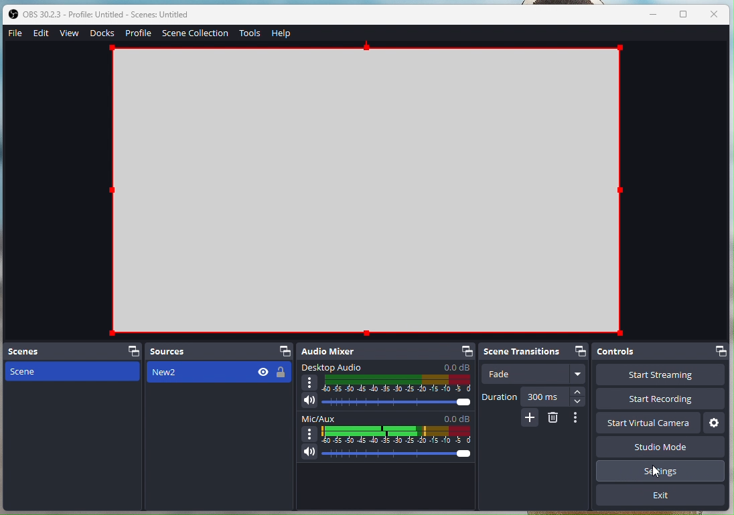 This screenshot has height=515, width=734. What do you see at coordinates (13, 13) in the screenshot?
I see `OBS studio logo` at bounding box center [13, 13].